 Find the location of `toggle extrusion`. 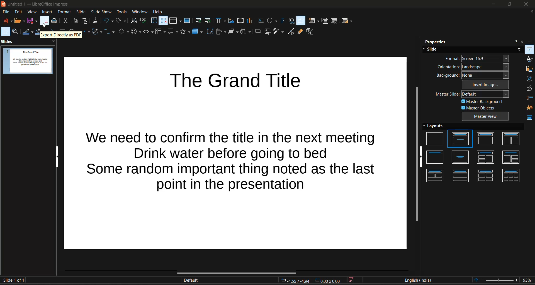

toggle extrusion is located at coordinates (310, 32).